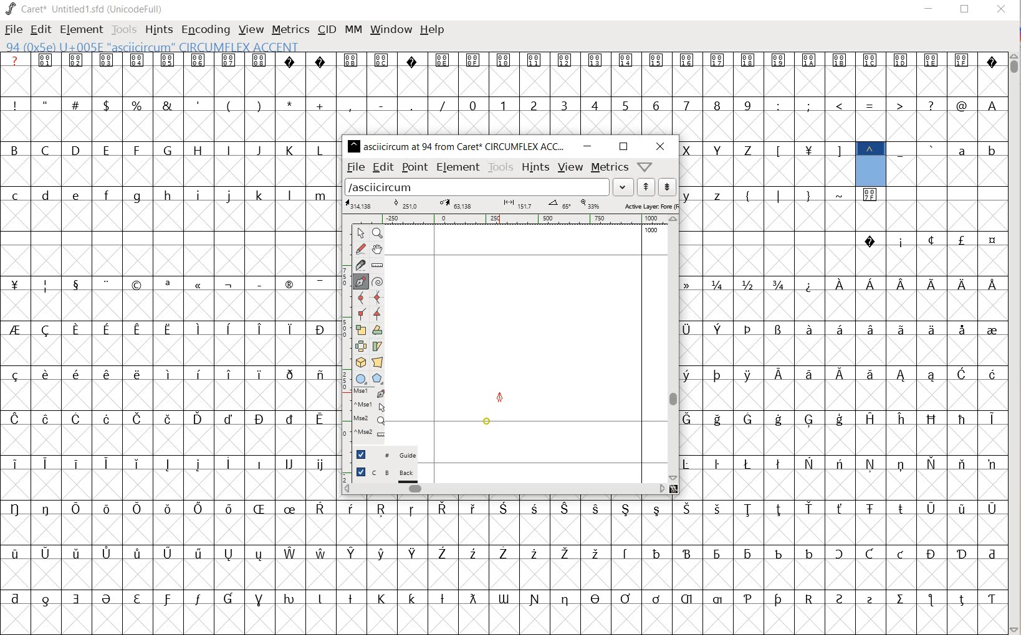 This screenshot has width=1021, height=635. What do you see at coordinates (666, 186) in the screenshot?
I see `show the previous word on the list` at bounding box center [666, 186].